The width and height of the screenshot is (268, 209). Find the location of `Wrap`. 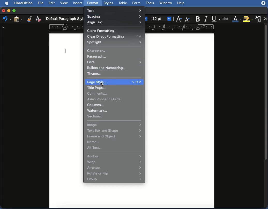

Wrap is located at coordinates (114, 162).